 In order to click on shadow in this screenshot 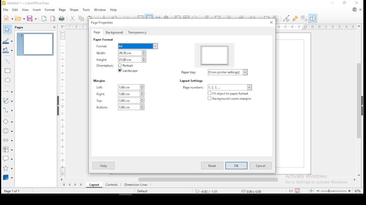, I will do `click(267, 16)`.